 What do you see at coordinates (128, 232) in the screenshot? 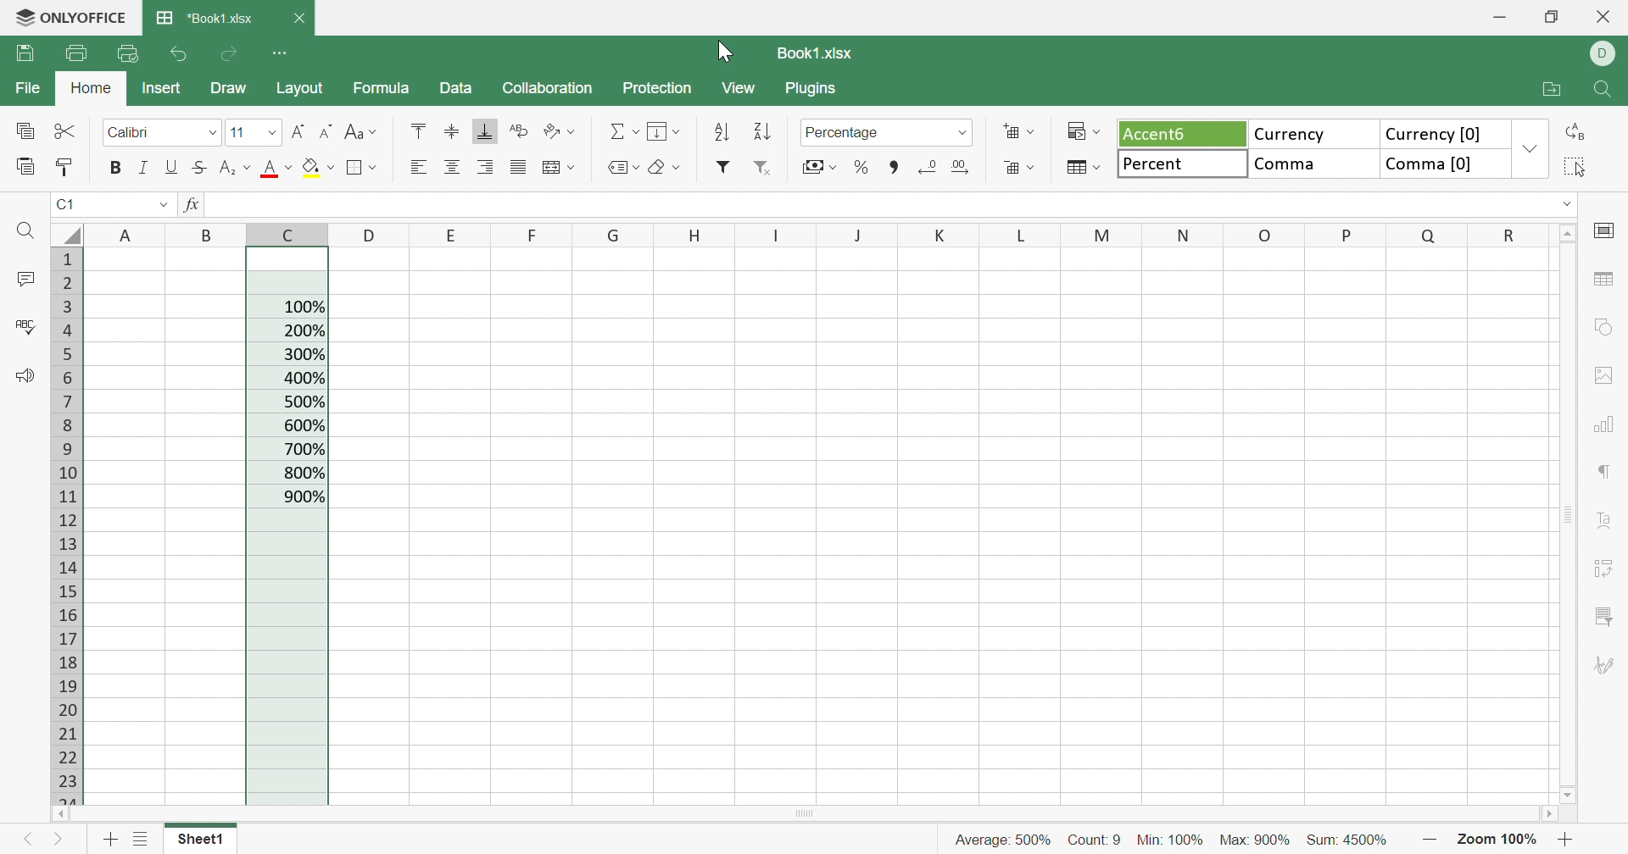
I see `A` at bounding box center [128, 232].